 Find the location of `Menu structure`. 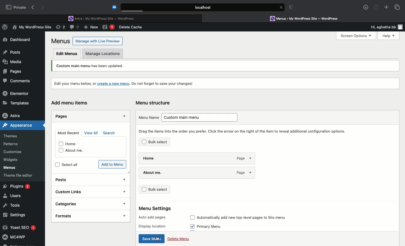

Menu structure is located at coordinates (154, 103).